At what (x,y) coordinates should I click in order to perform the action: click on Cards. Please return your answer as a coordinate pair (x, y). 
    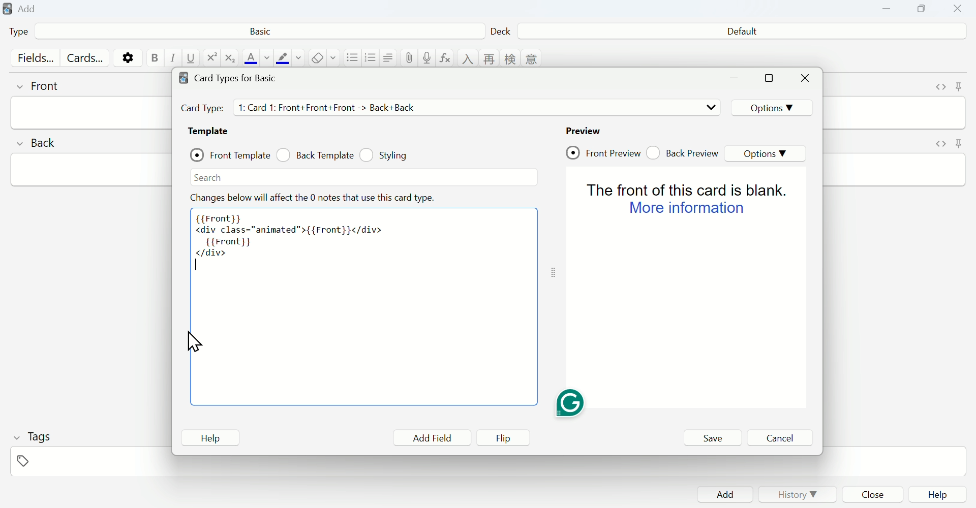
    Looking at the image, I should click on (85, 58).